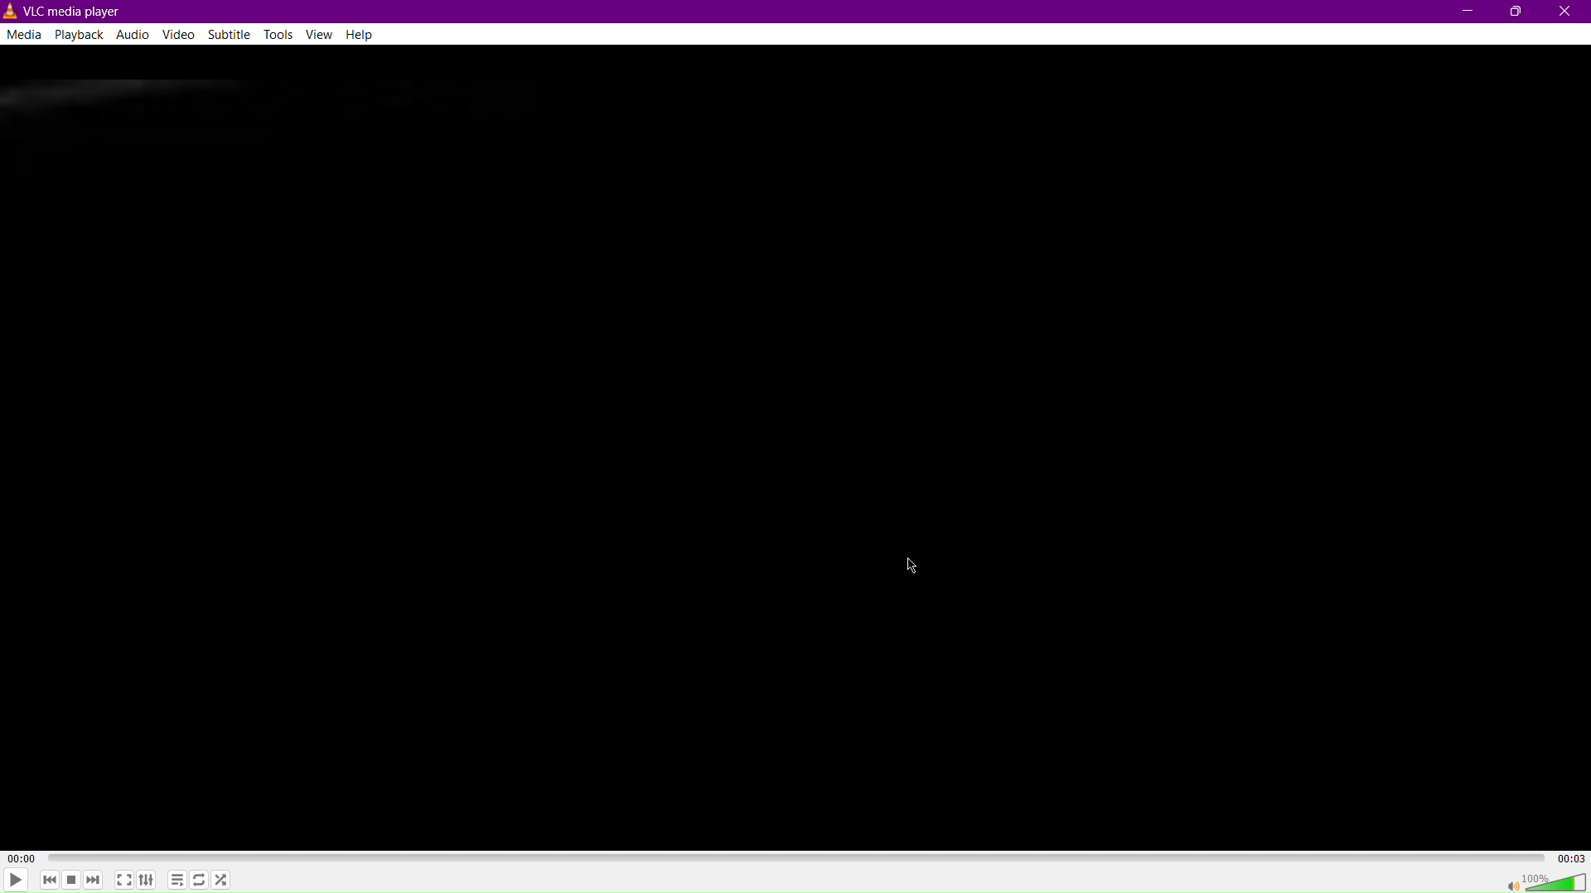 This screenshot has width=1591, height=893. What do you see at coordinates (907, 565) in the screenshot?
I see `Cursor Position AFTER_LAST_ACTION` at bounding box center [907, 565].